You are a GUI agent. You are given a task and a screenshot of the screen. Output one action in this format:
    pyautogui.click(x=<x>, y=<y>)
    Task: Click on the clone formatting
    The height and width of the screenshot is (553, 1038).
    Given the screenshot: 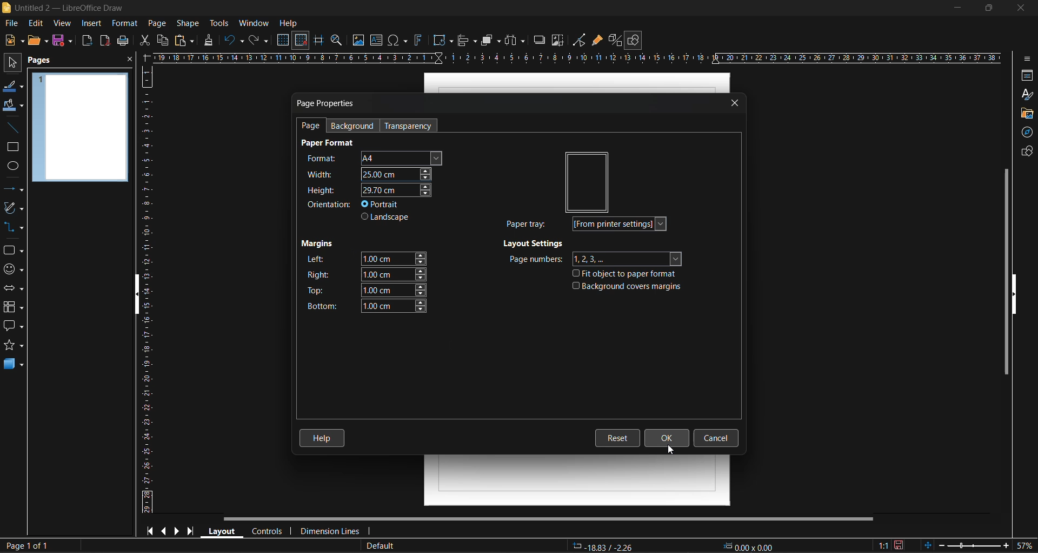 What is the action you would take?
    pyautogui.click(x=211, y=41)
    